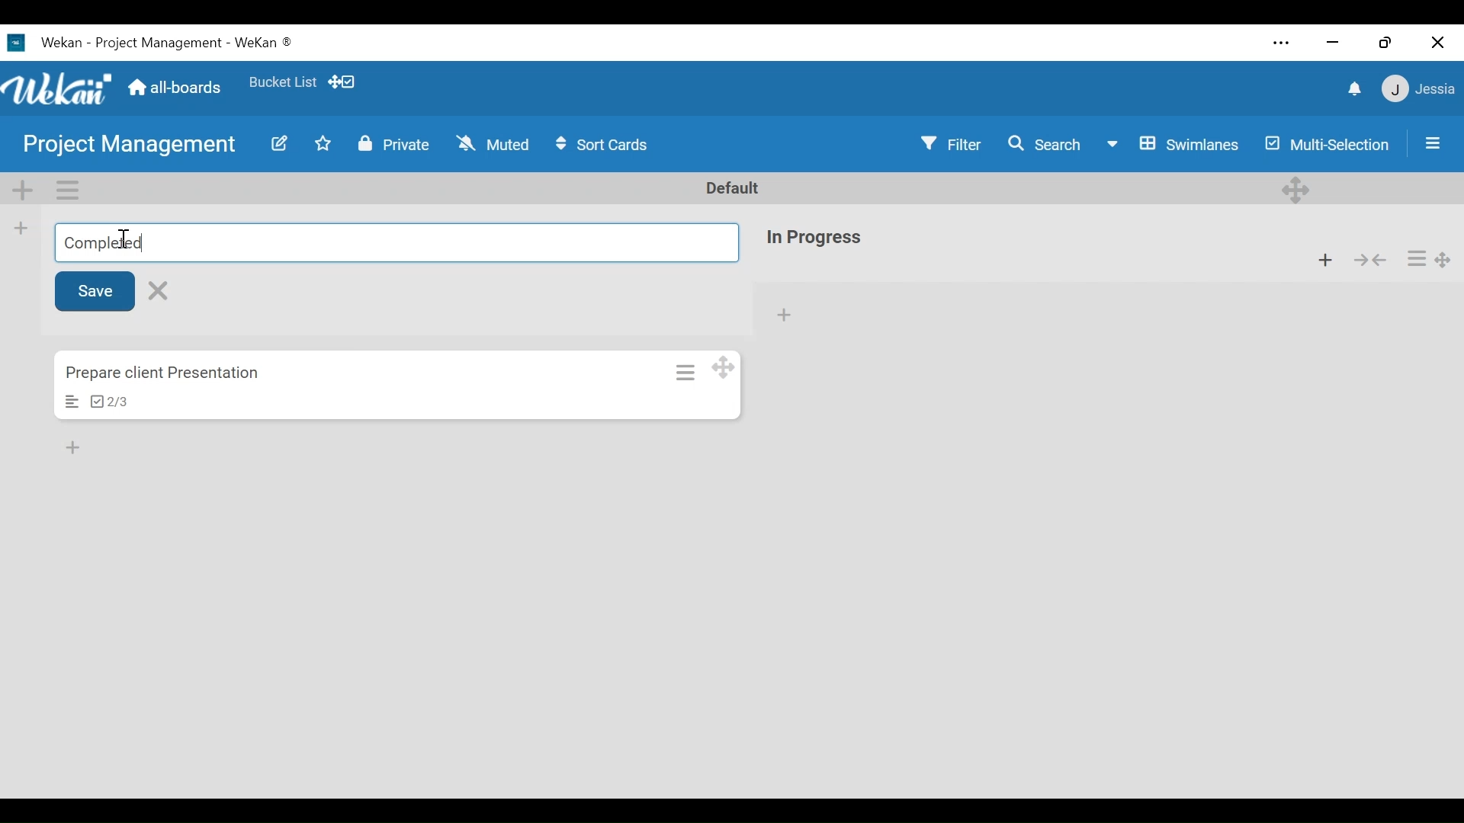 Image resolution: width=1464 pixels, height=823 pixels. Describe the element at coordinates (97, 290) in the screenshot. I see `Save` at that location.